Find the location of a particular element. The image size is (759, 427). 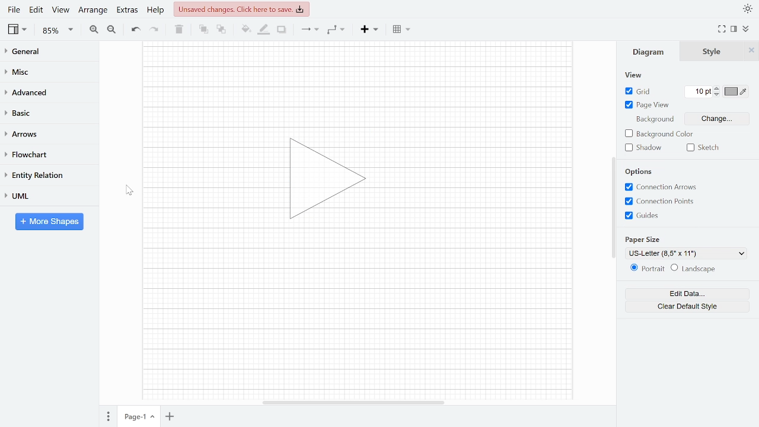

Edit is located at coordinates (37, 9).